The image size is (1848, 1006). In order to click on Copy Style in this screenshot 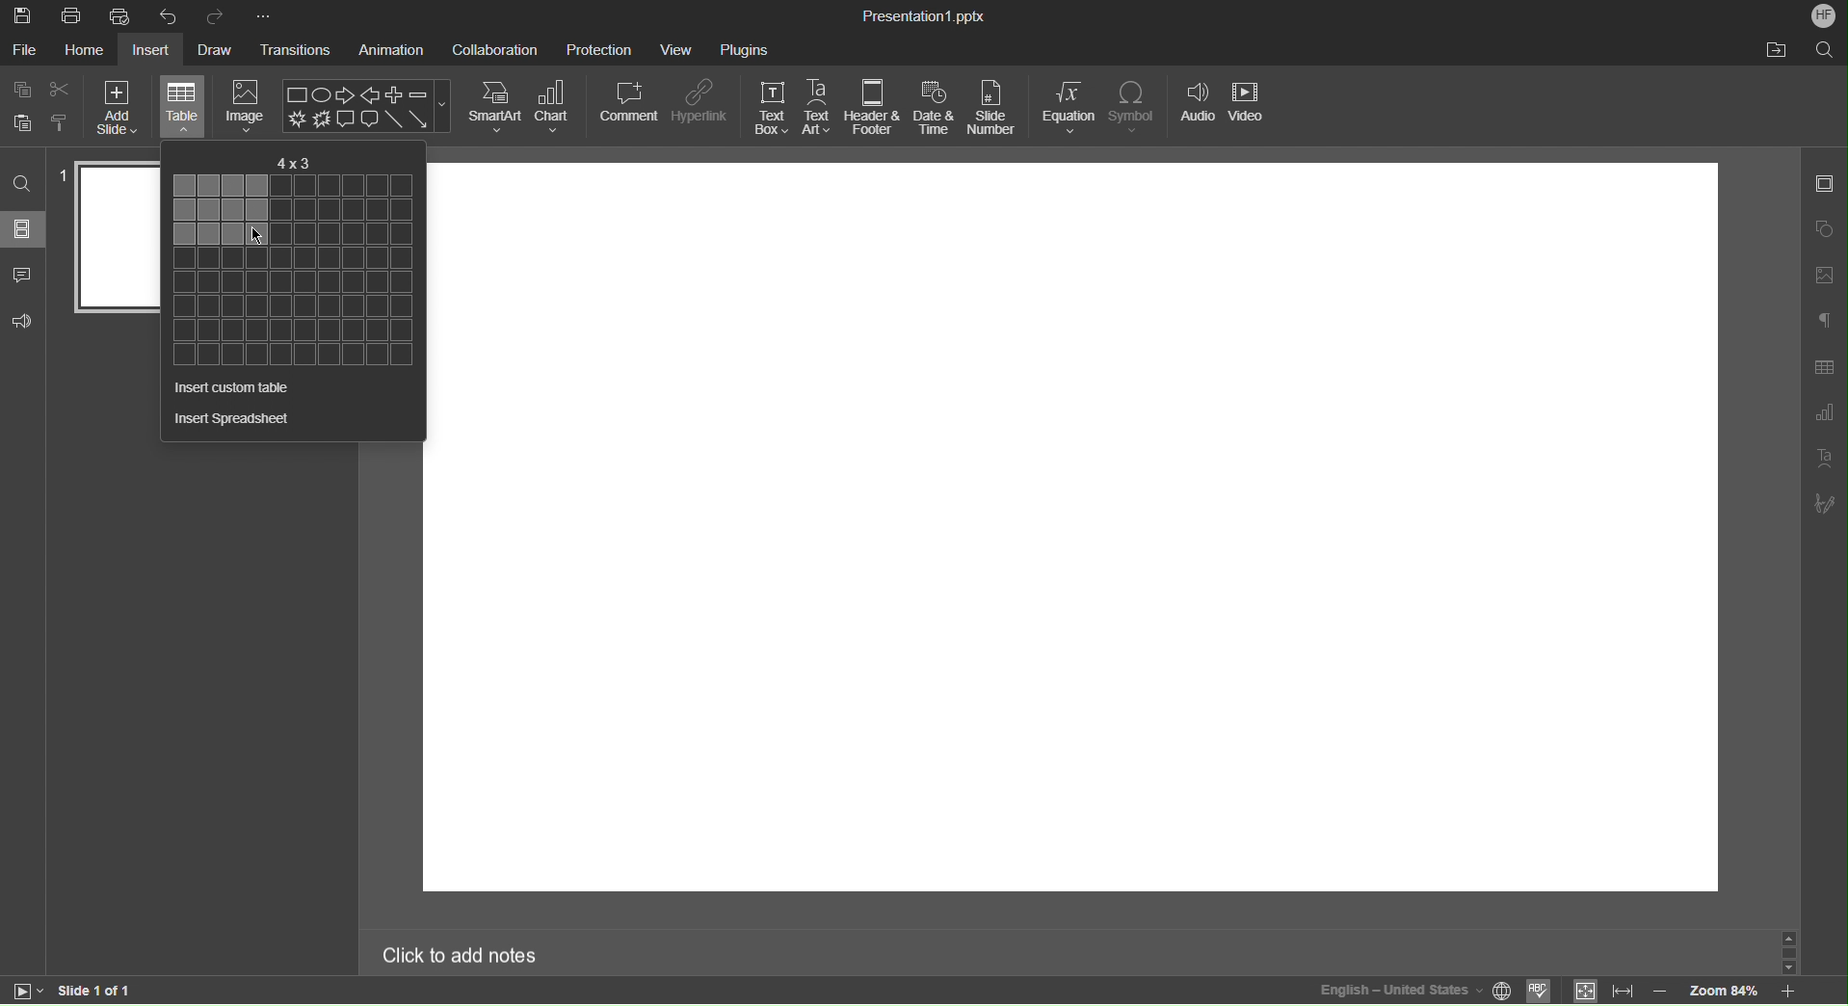, I will do `click(59, 122)`.